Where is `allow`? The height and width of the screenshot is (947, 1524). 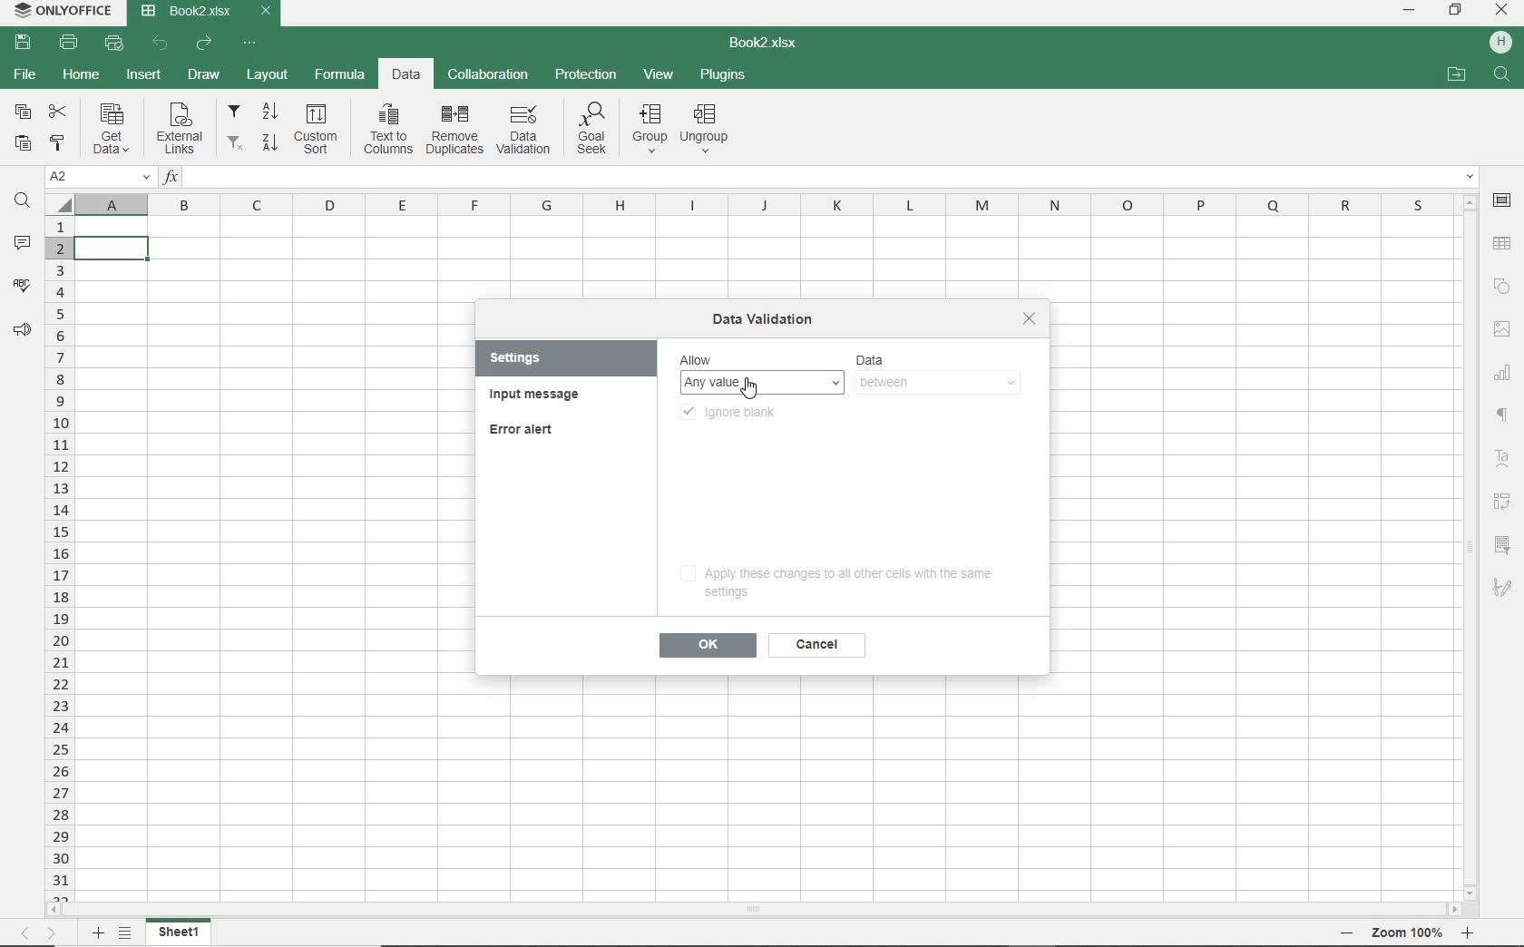 allow is located at coordinates (702, 359).